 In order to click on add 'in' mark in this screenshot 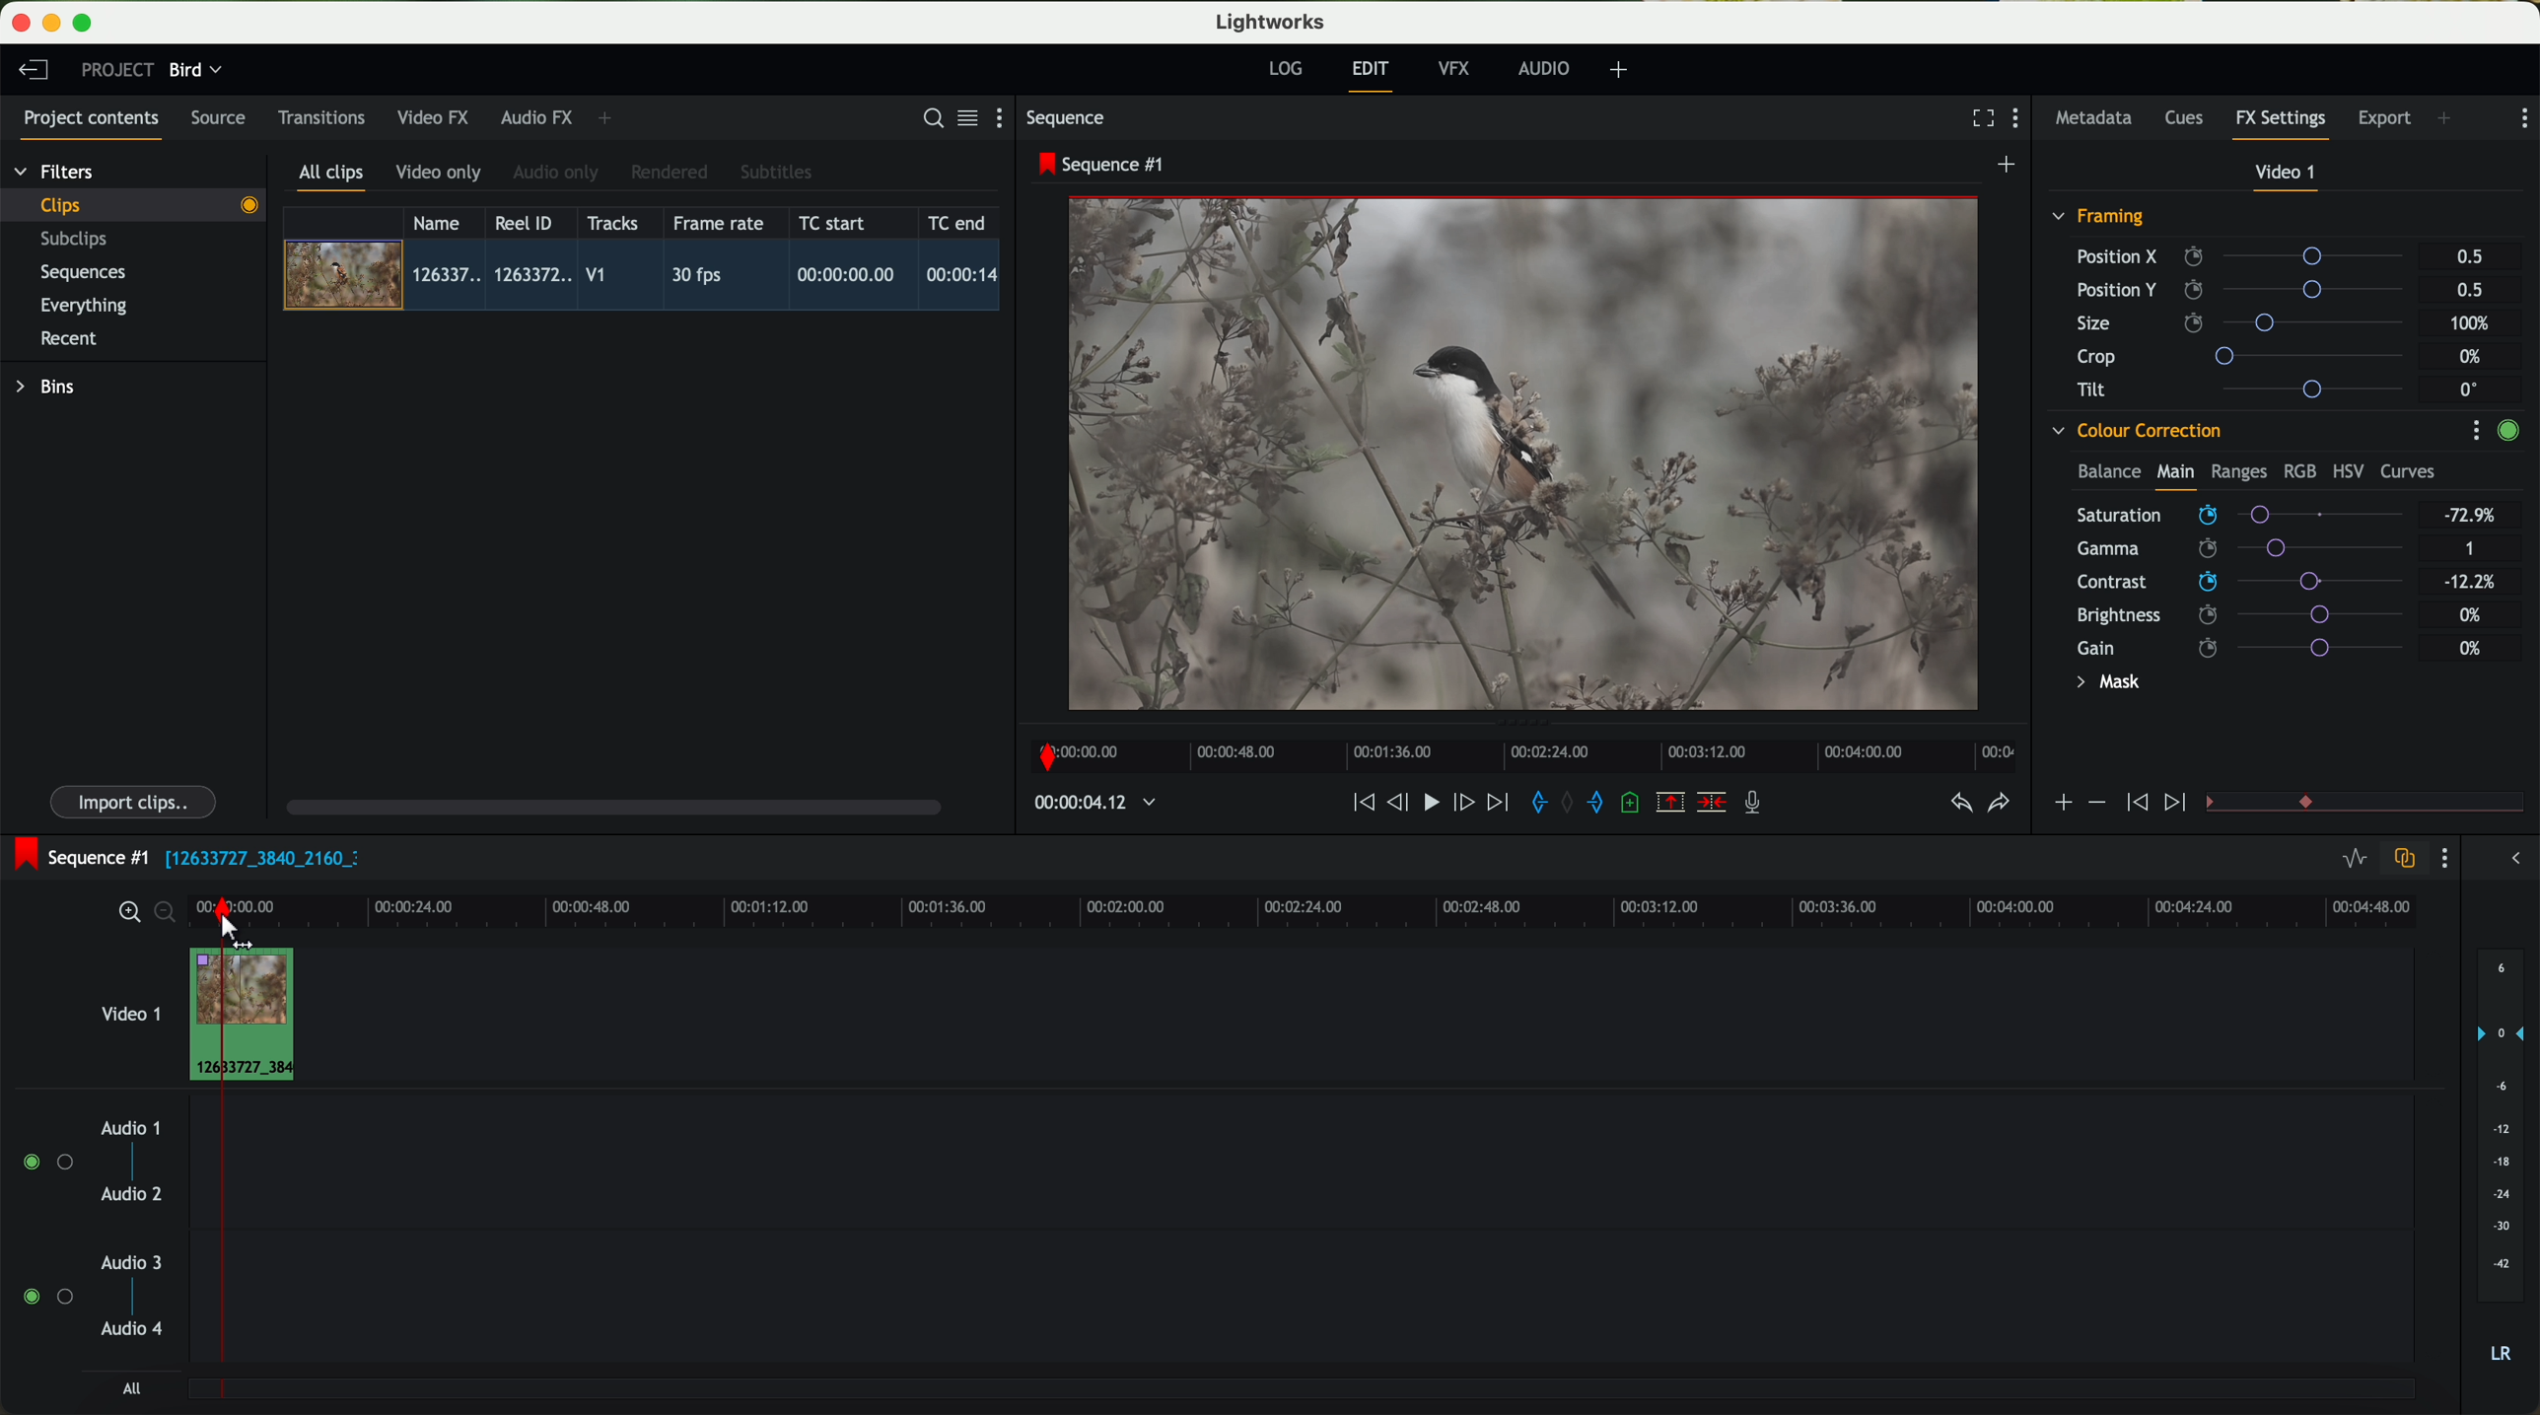, I will do `click(1533, 806)`.